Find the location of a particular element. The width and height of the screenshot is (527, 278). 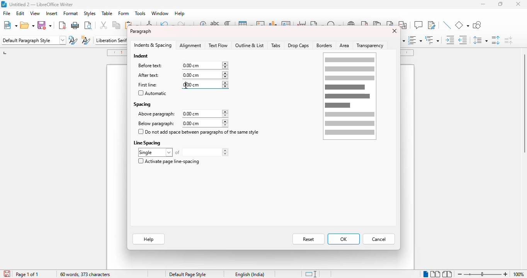

outline & list is located at coordinates (250, 45).